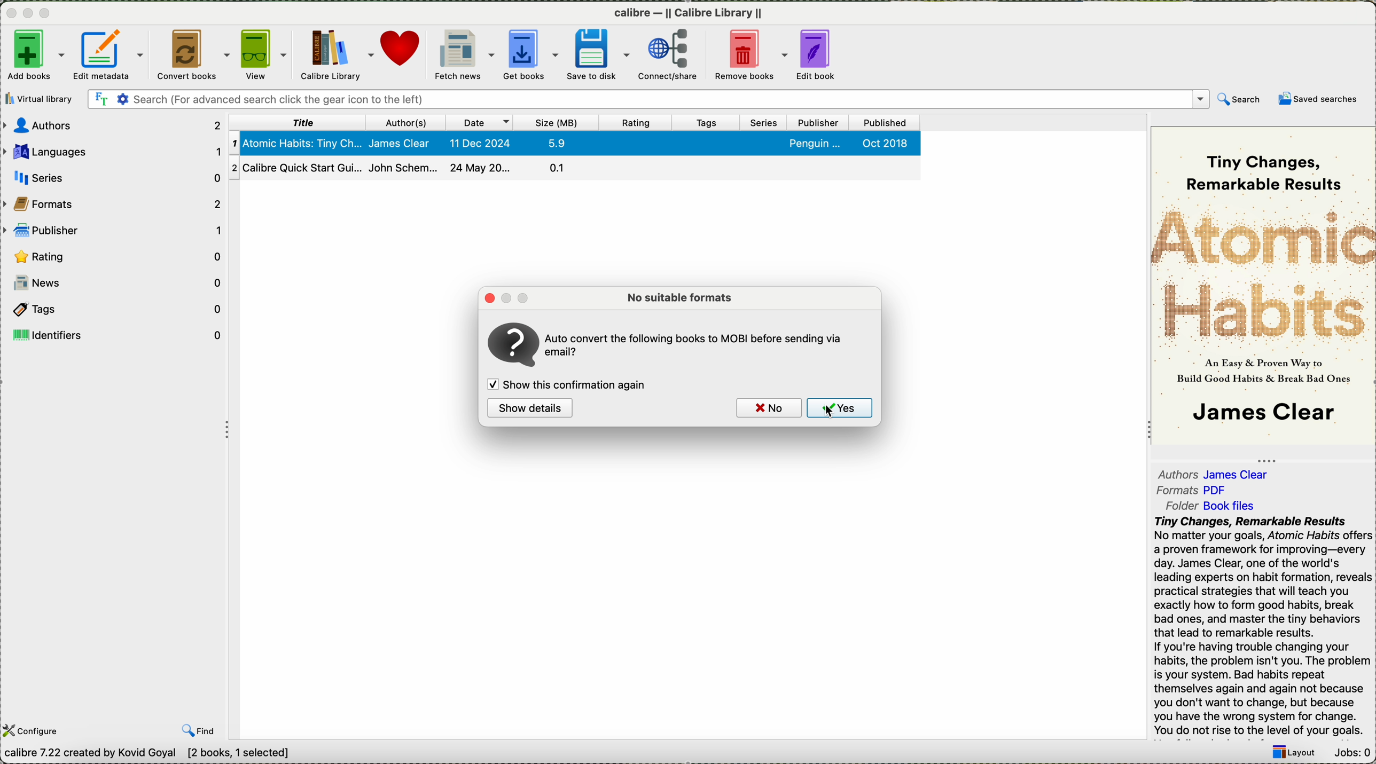  I want to click on configure, so click(33, 731).